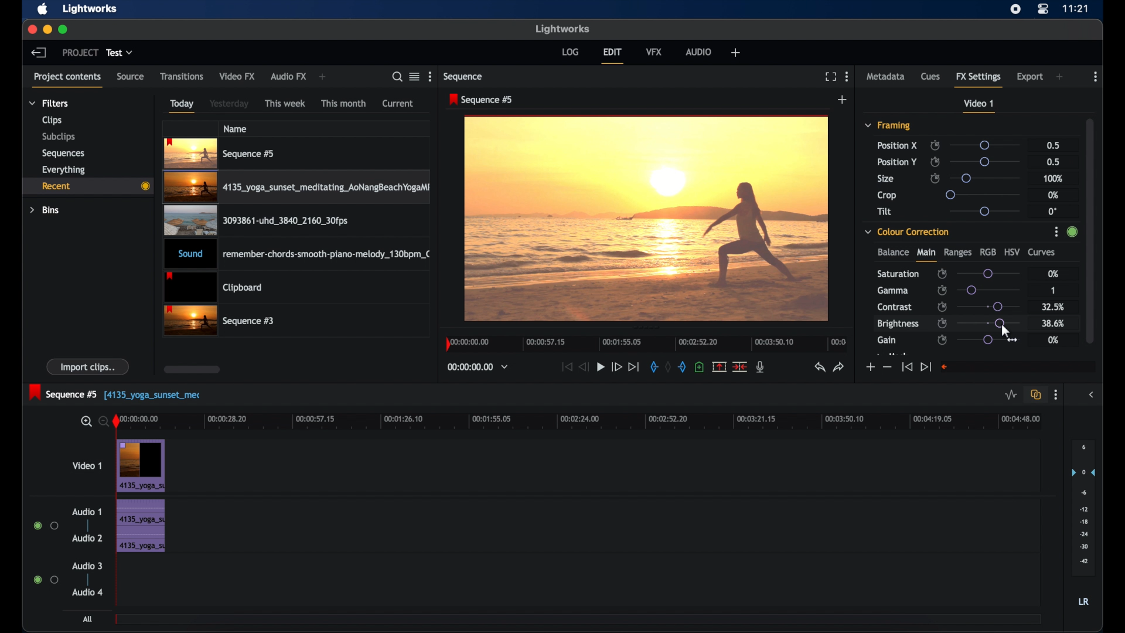  I want to click on 1, so click(1055, 289).